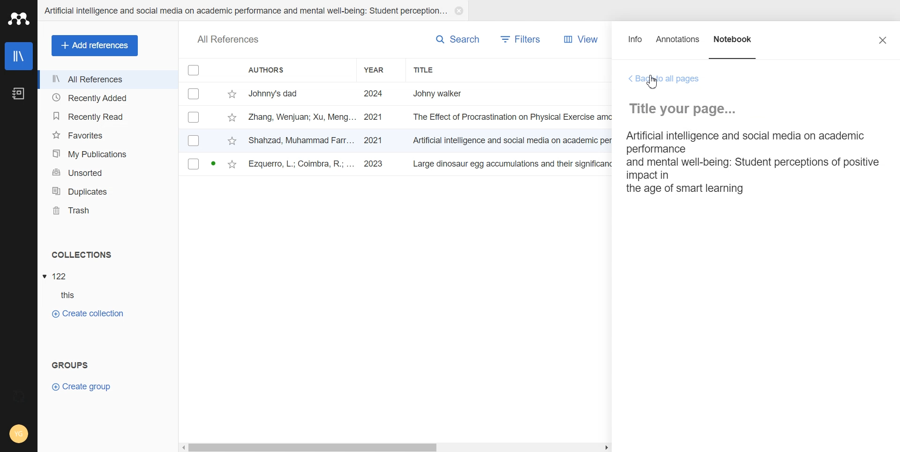  Describe the element at coordinates (60, 277) in the screenshot. I see `122` at that location.